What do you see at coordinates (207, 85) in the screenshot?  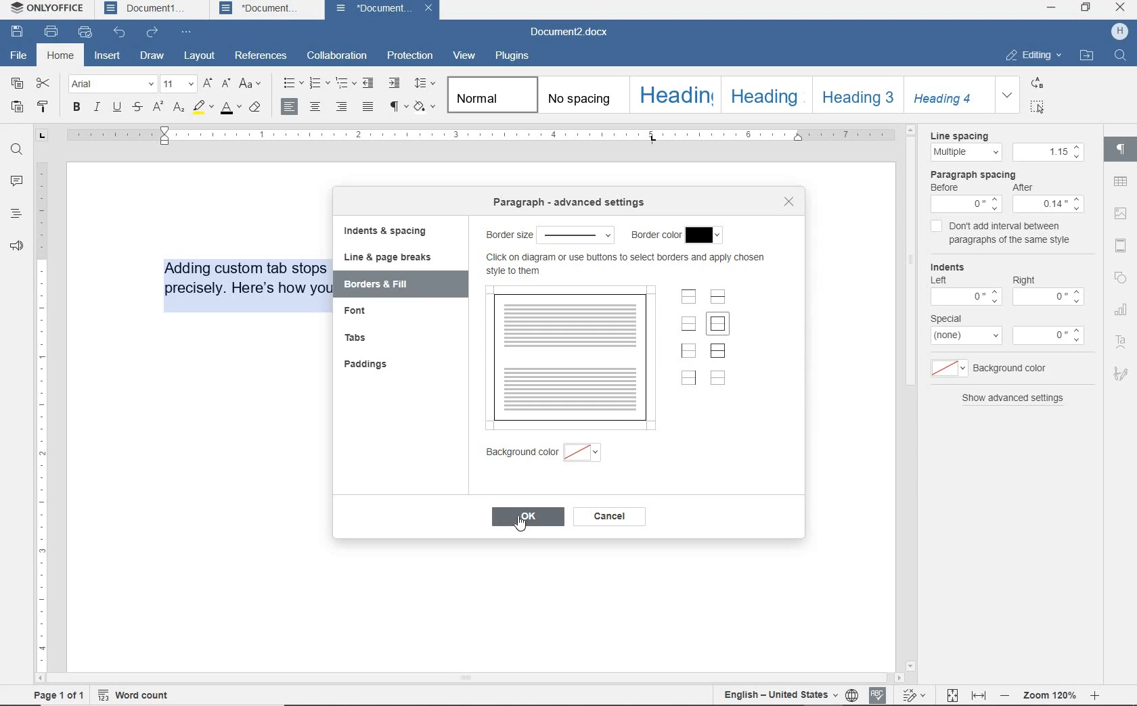 I see `increment font size` at bounding box center [207, 85].